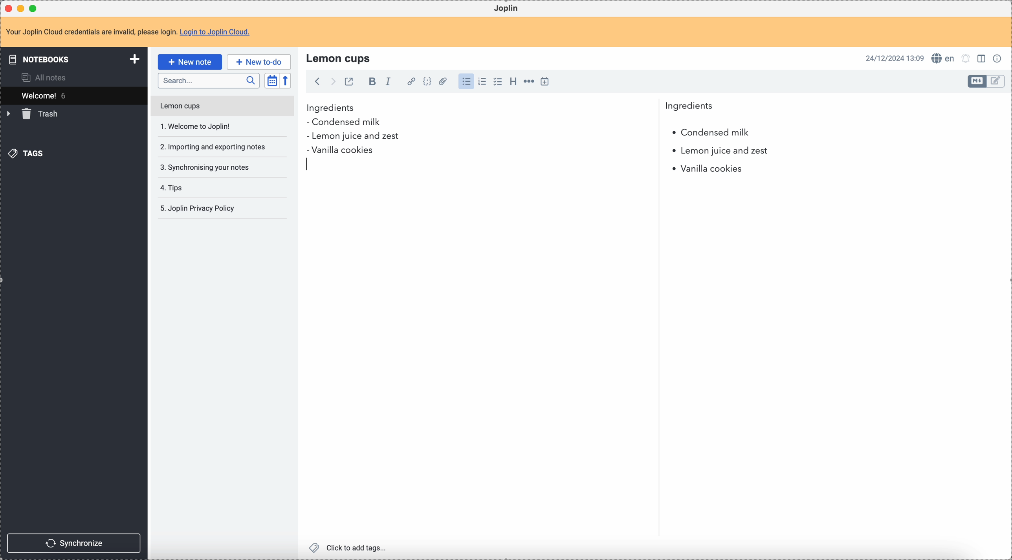 The width and height of the screenshot is (1012, 560). I want to click on numbered list, so click(483, 82).